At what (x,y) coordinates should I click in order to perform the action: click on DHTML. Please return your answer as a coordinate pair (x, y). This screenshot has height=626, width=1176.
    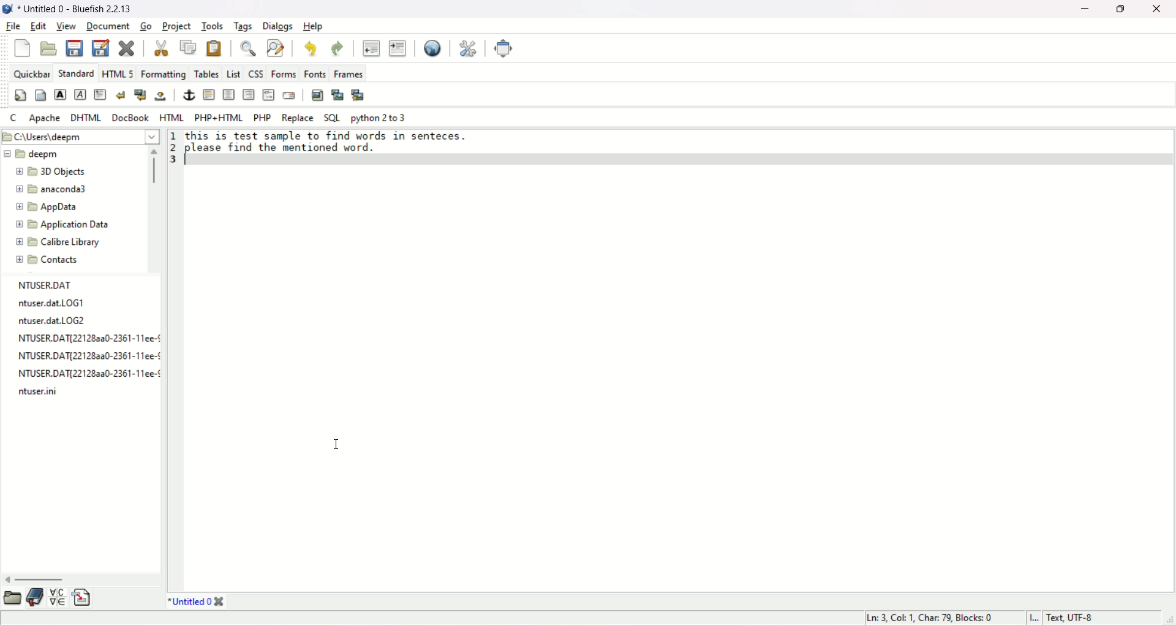
    Looking at the image, I should click on (86, 118).